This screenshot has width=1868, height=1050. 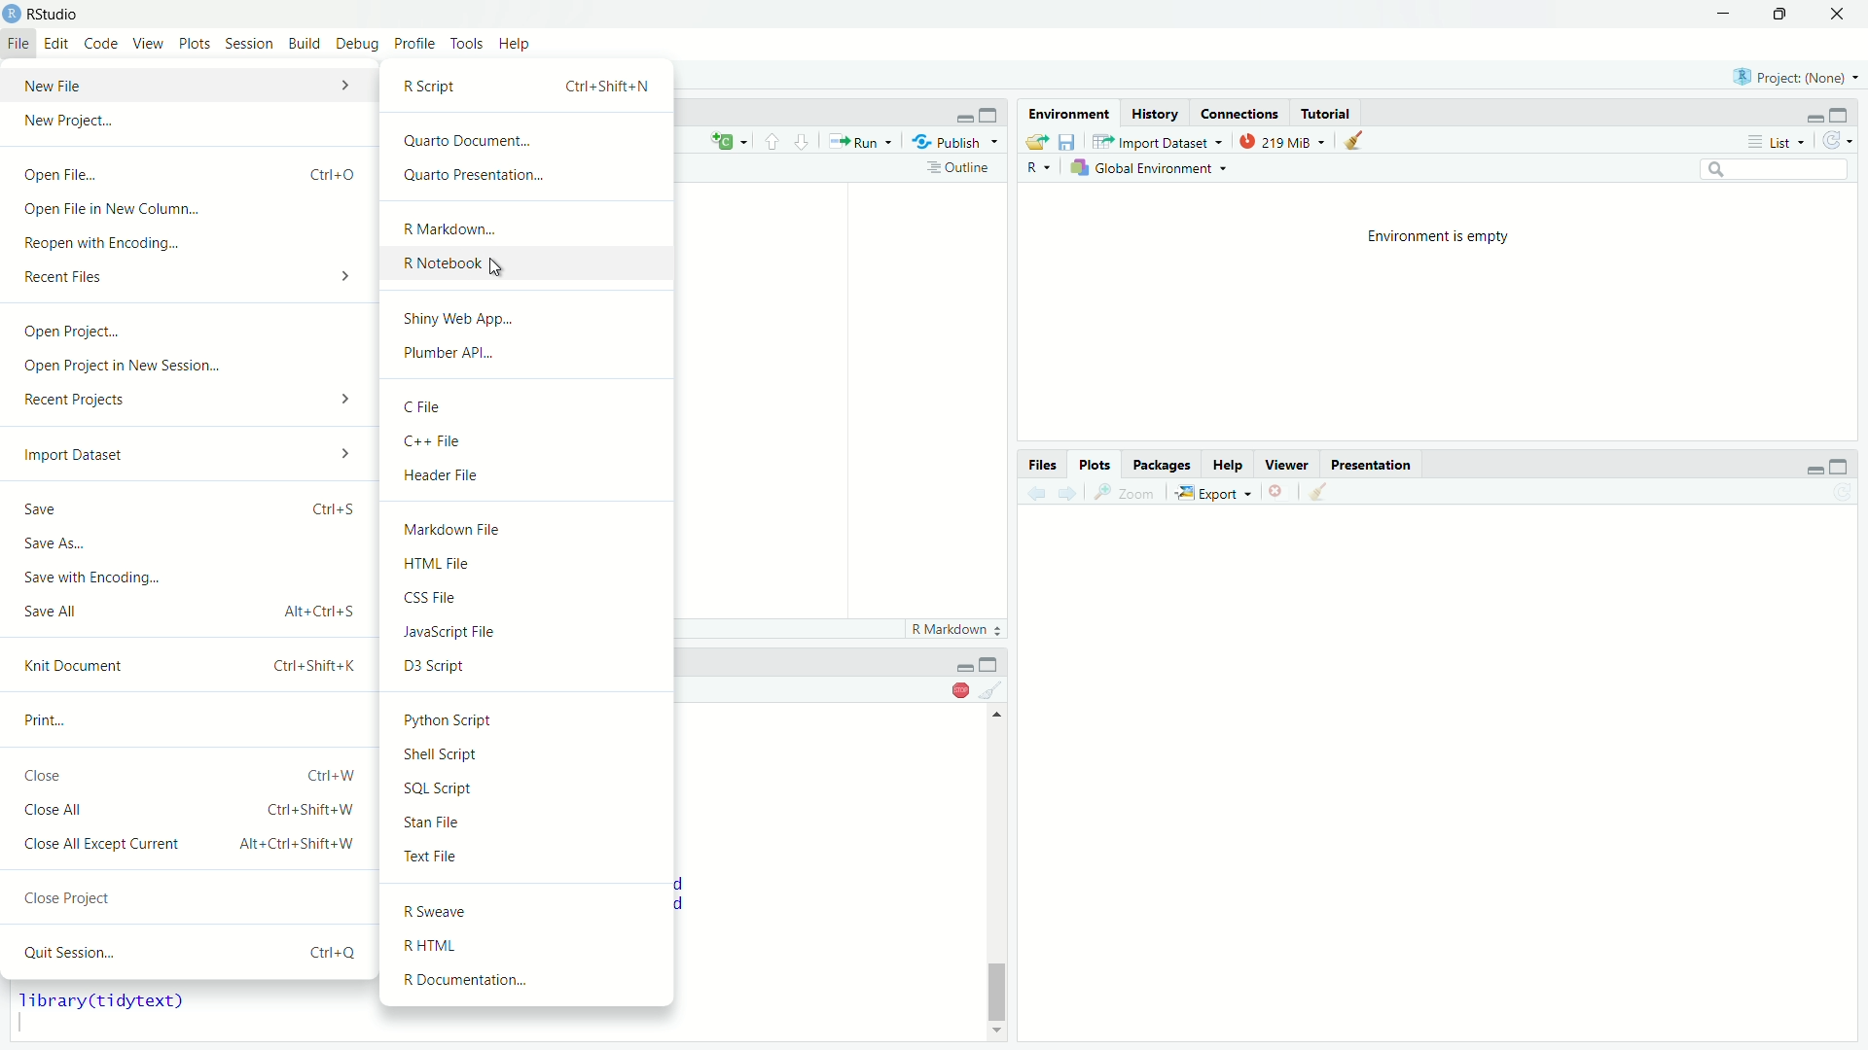 What do you see at coordinates (1094, 465) in the screenshot?
I see `plots` at bounding box center [1094, 465].